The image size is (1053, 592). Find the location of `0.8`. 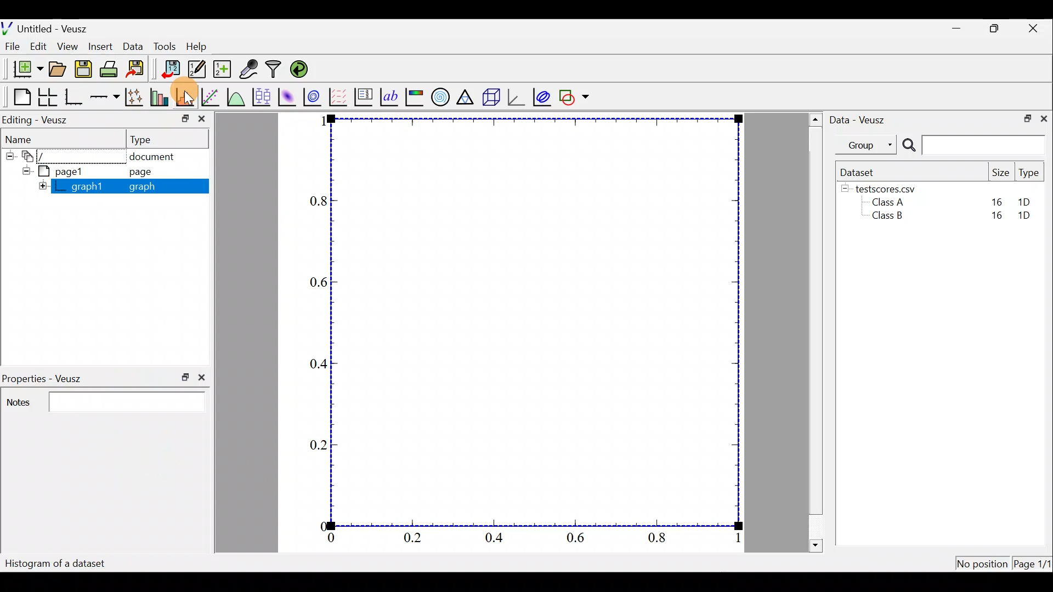

0.8 is located at coordinates (657, 539).